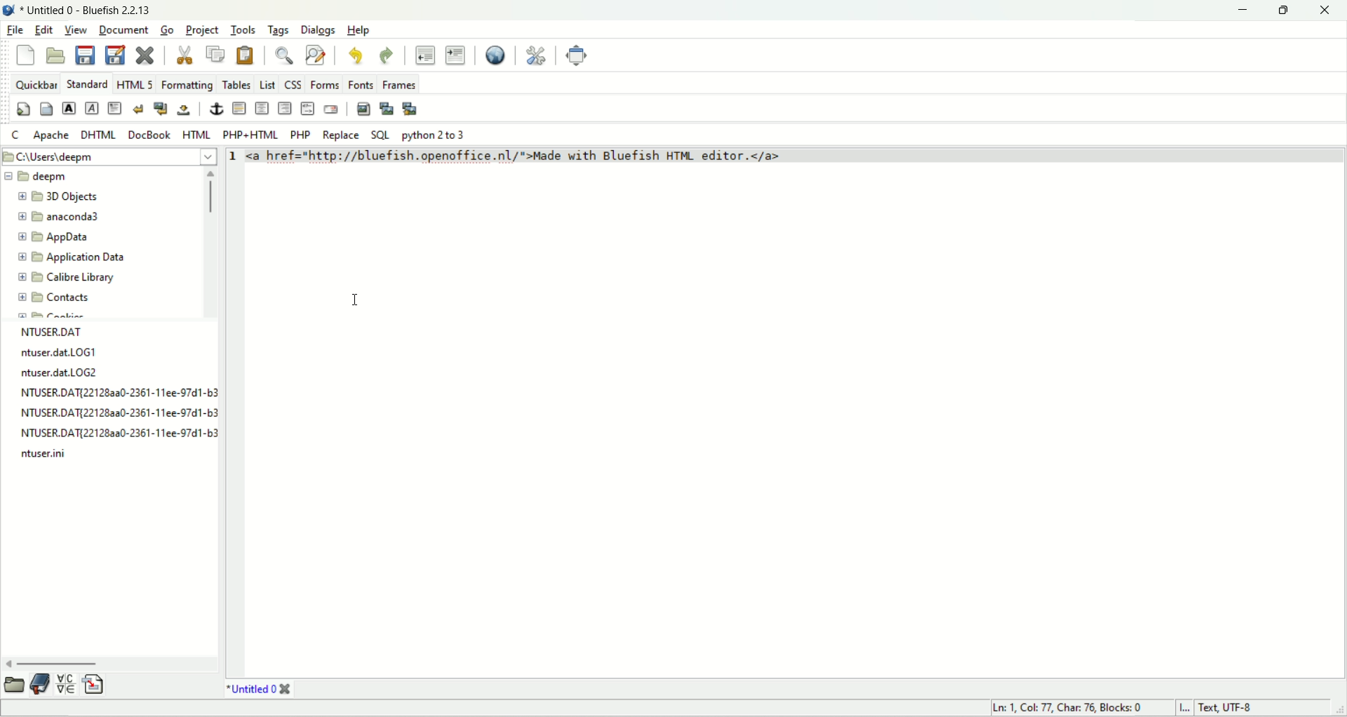 The width and height of the screenshot is (1347, 717). Describe the element at coordinates (302, 135) in the screenshot. I see `PHP` at that location.